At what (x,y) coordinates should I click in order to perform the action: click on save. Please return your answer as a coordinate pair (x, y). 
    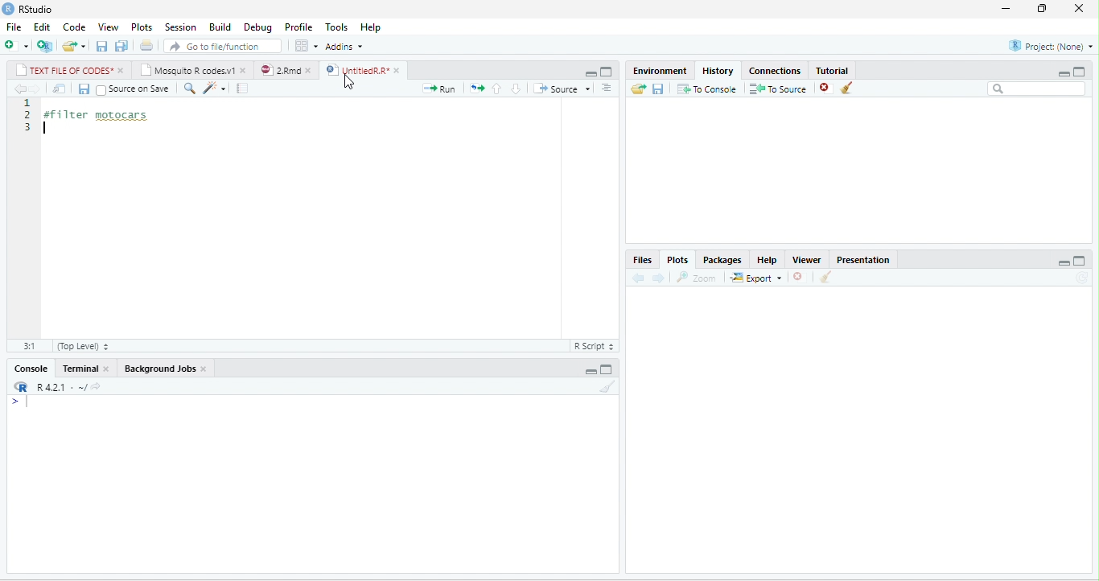
    Looking at the image, I should click on (657, 89).